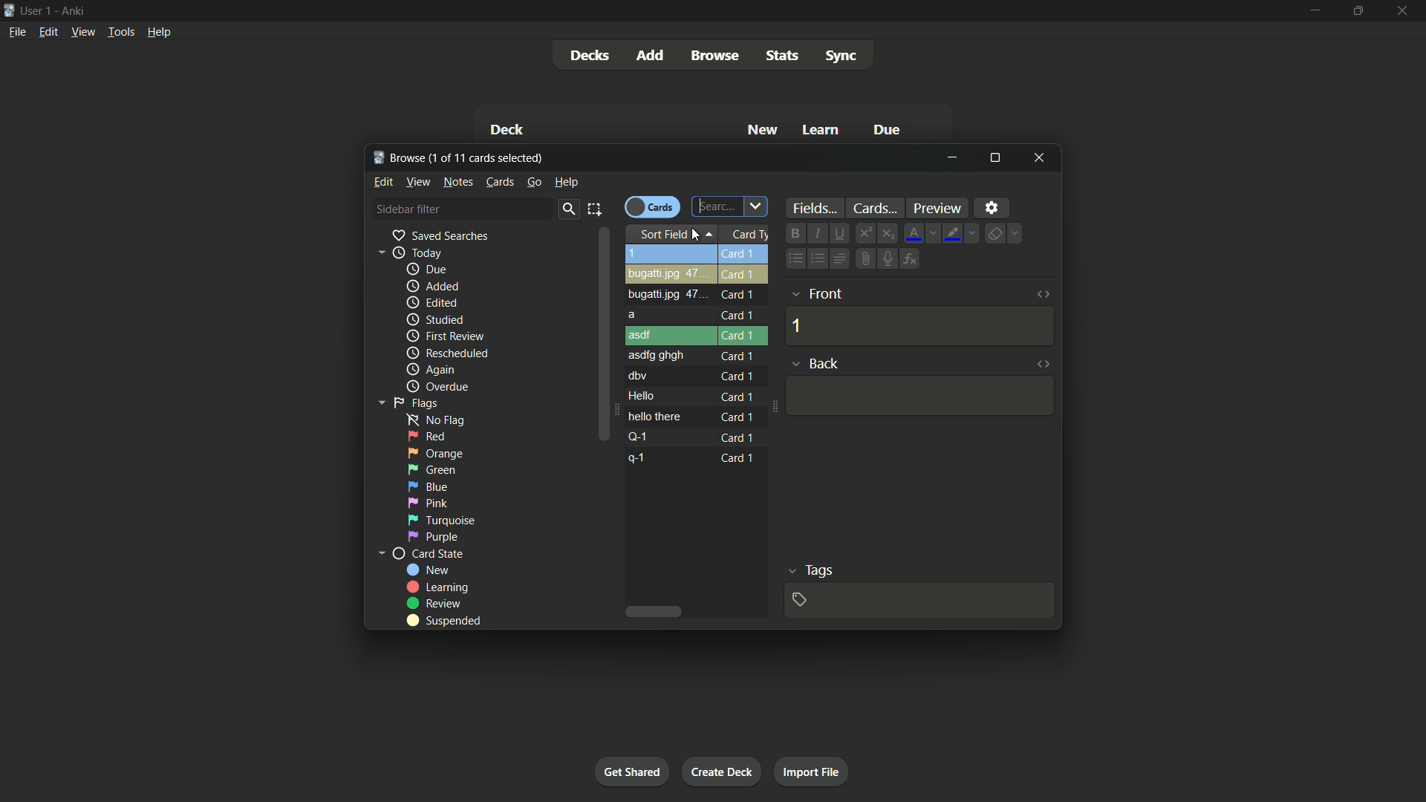 The height and width of the screenshot is (802, 1426). I want to click on create deck, so click(721, 772).